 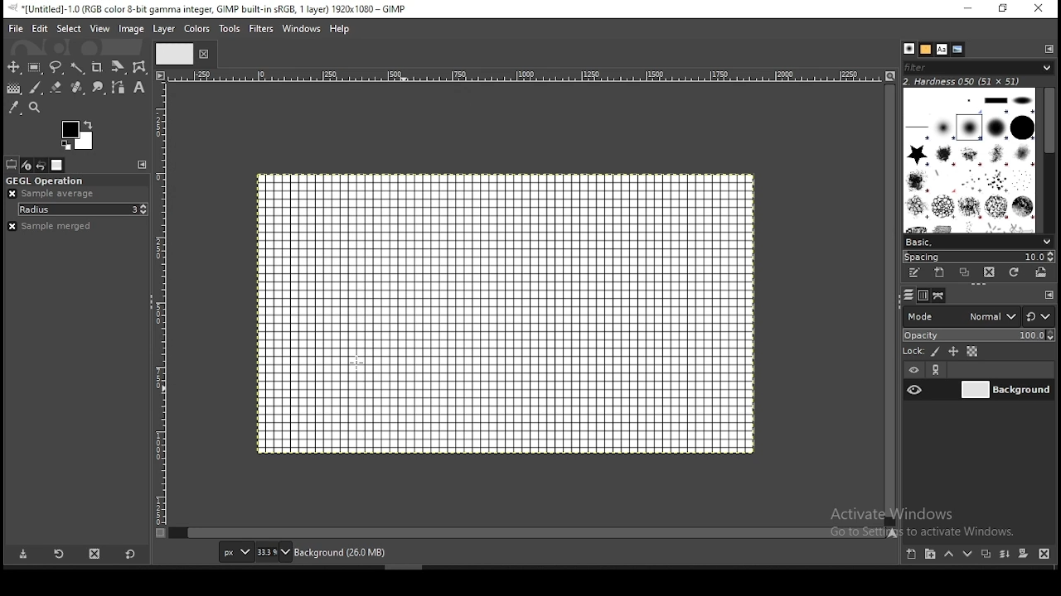 I want to click on move layer on step down, so click(x=971, y=554).